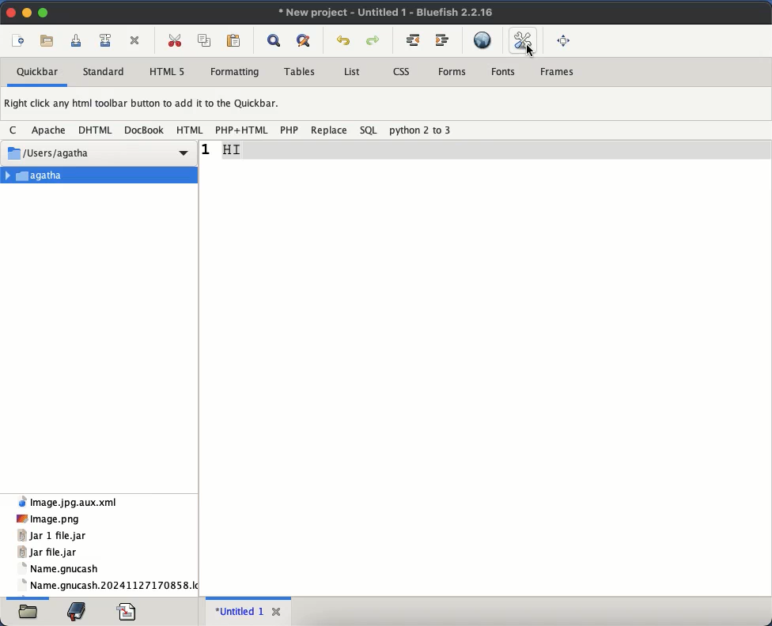  I want to click on copy, so click(206, 39).